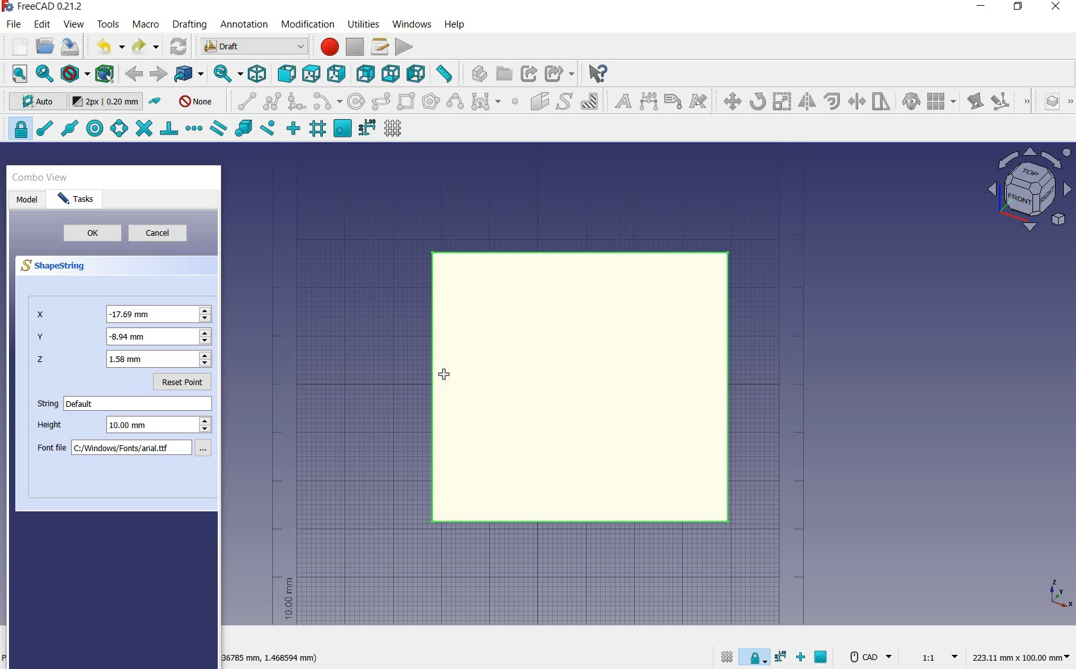 The height and width of the screenshot is (669, 1076). I want to click on font file, so click(129, 450).